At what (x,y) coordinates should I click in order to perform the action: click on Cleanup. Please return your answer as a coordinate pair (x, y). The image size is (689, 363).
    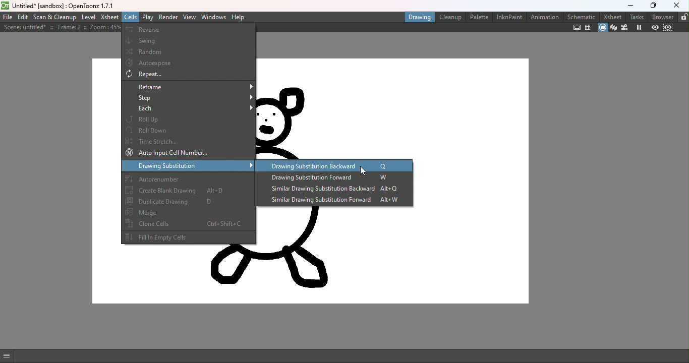
    Looking at the image, I should click on (451, 17).